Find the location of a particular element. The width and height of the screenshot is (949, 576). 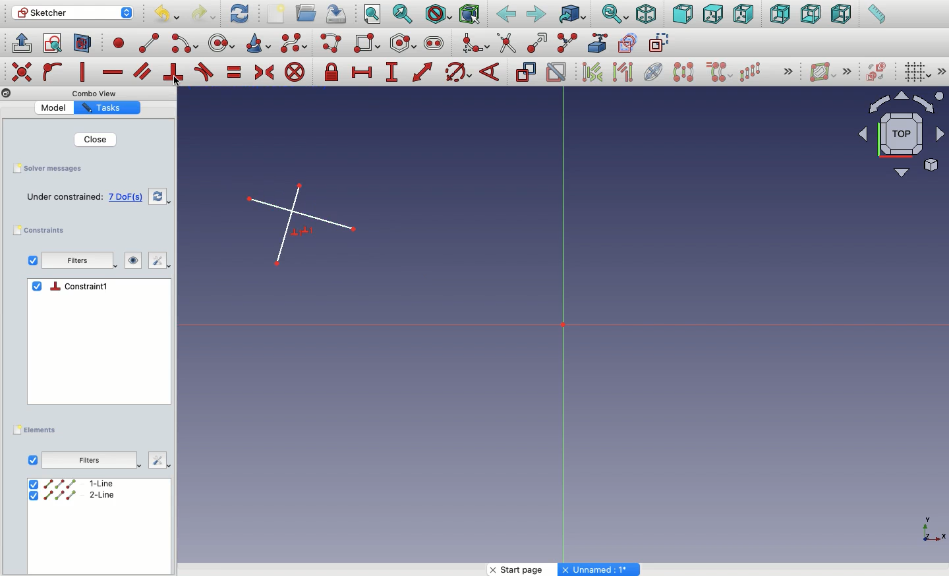

Constrain perpendicular is located at coordinates (174, 72).